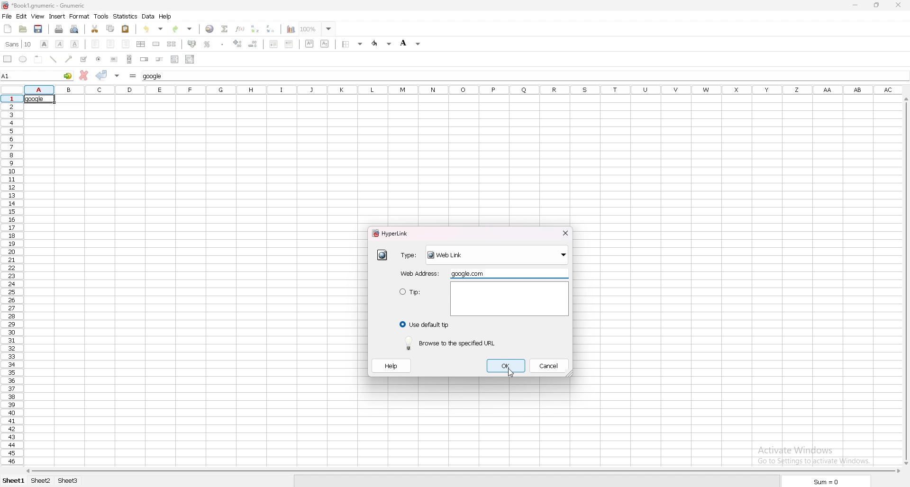  Describe the element at coordinates (452, 343) in the screenshot. I see `browse to the specified url` at that location.